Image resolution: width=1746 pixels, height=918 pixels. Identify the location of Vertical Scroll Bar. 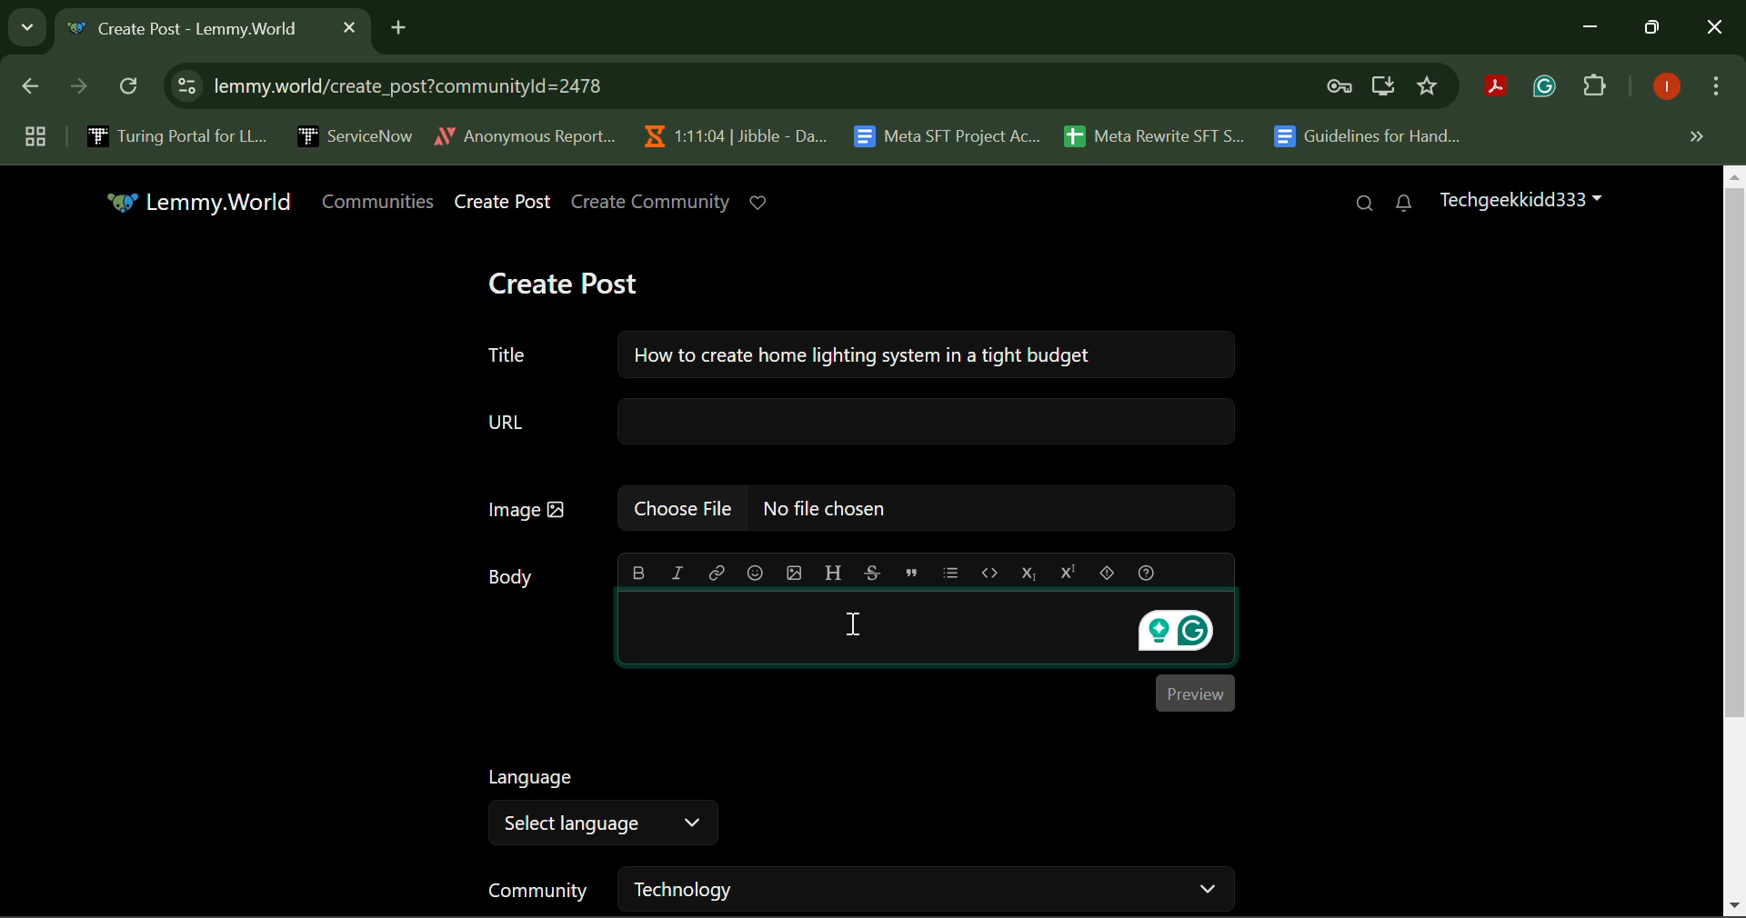
(1735, 542).